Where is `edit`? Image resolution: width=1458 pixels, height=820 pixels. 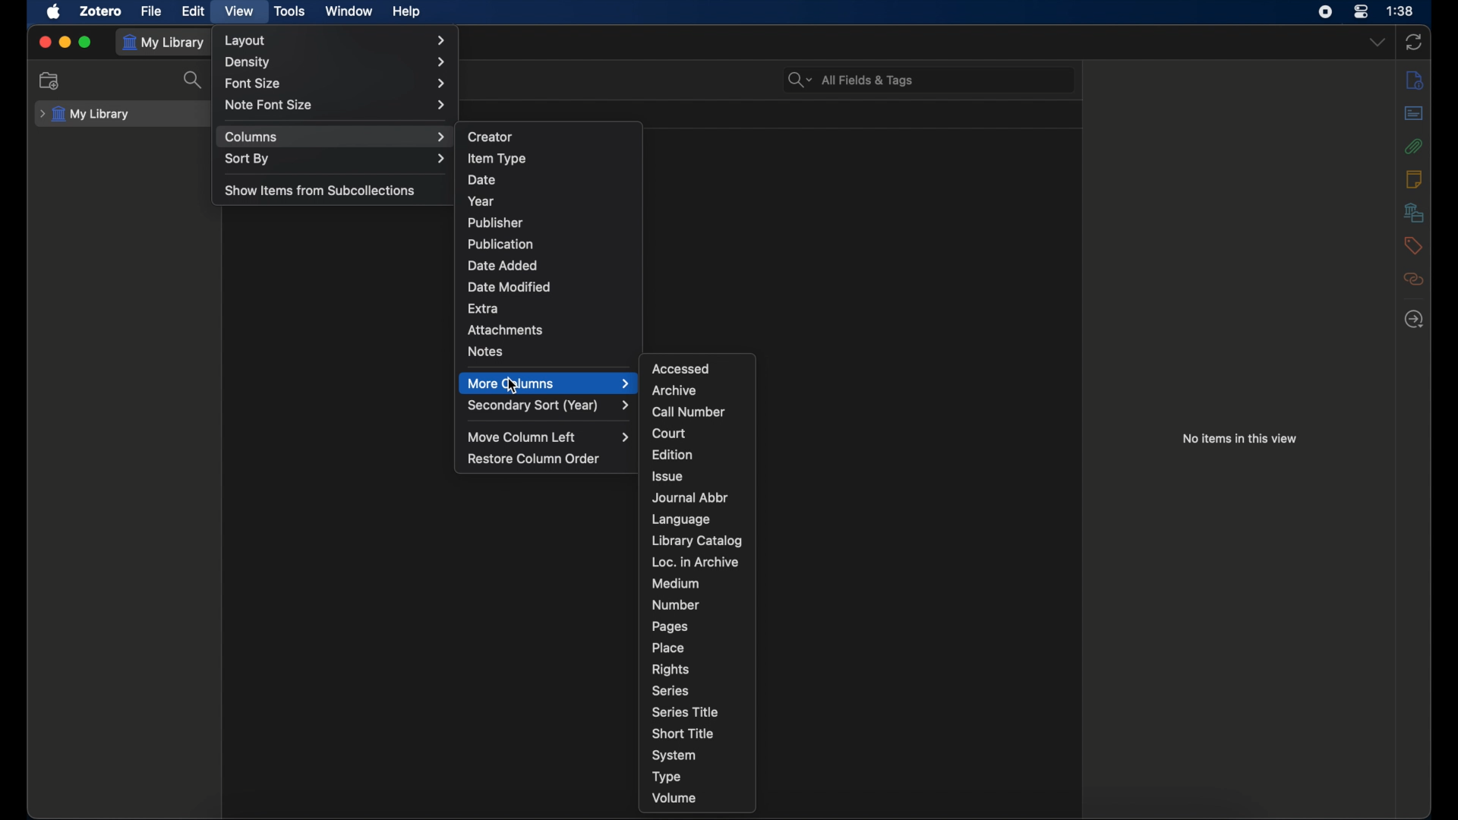
edit is located at coordinates (193, 10).